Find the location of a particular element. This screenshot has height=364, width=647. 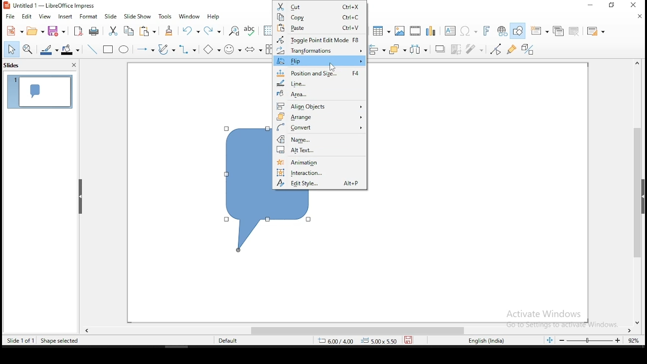

filter is located at coordinates (475, 49).